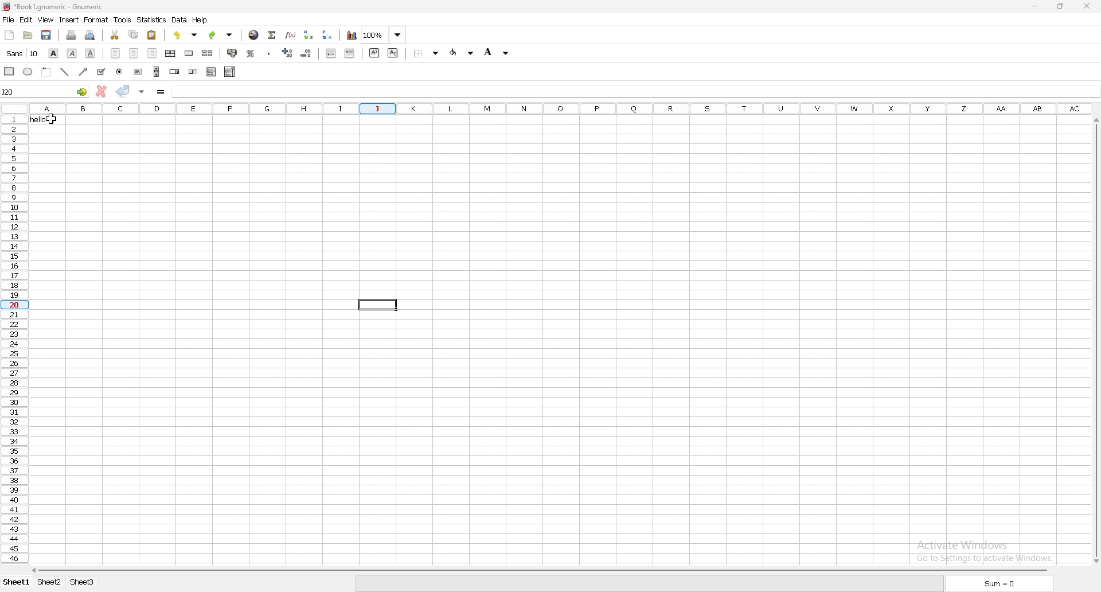  What do you see at coordinates (161, 91) in the screenshot?
I see `formula` at bounding box center [161, 91].